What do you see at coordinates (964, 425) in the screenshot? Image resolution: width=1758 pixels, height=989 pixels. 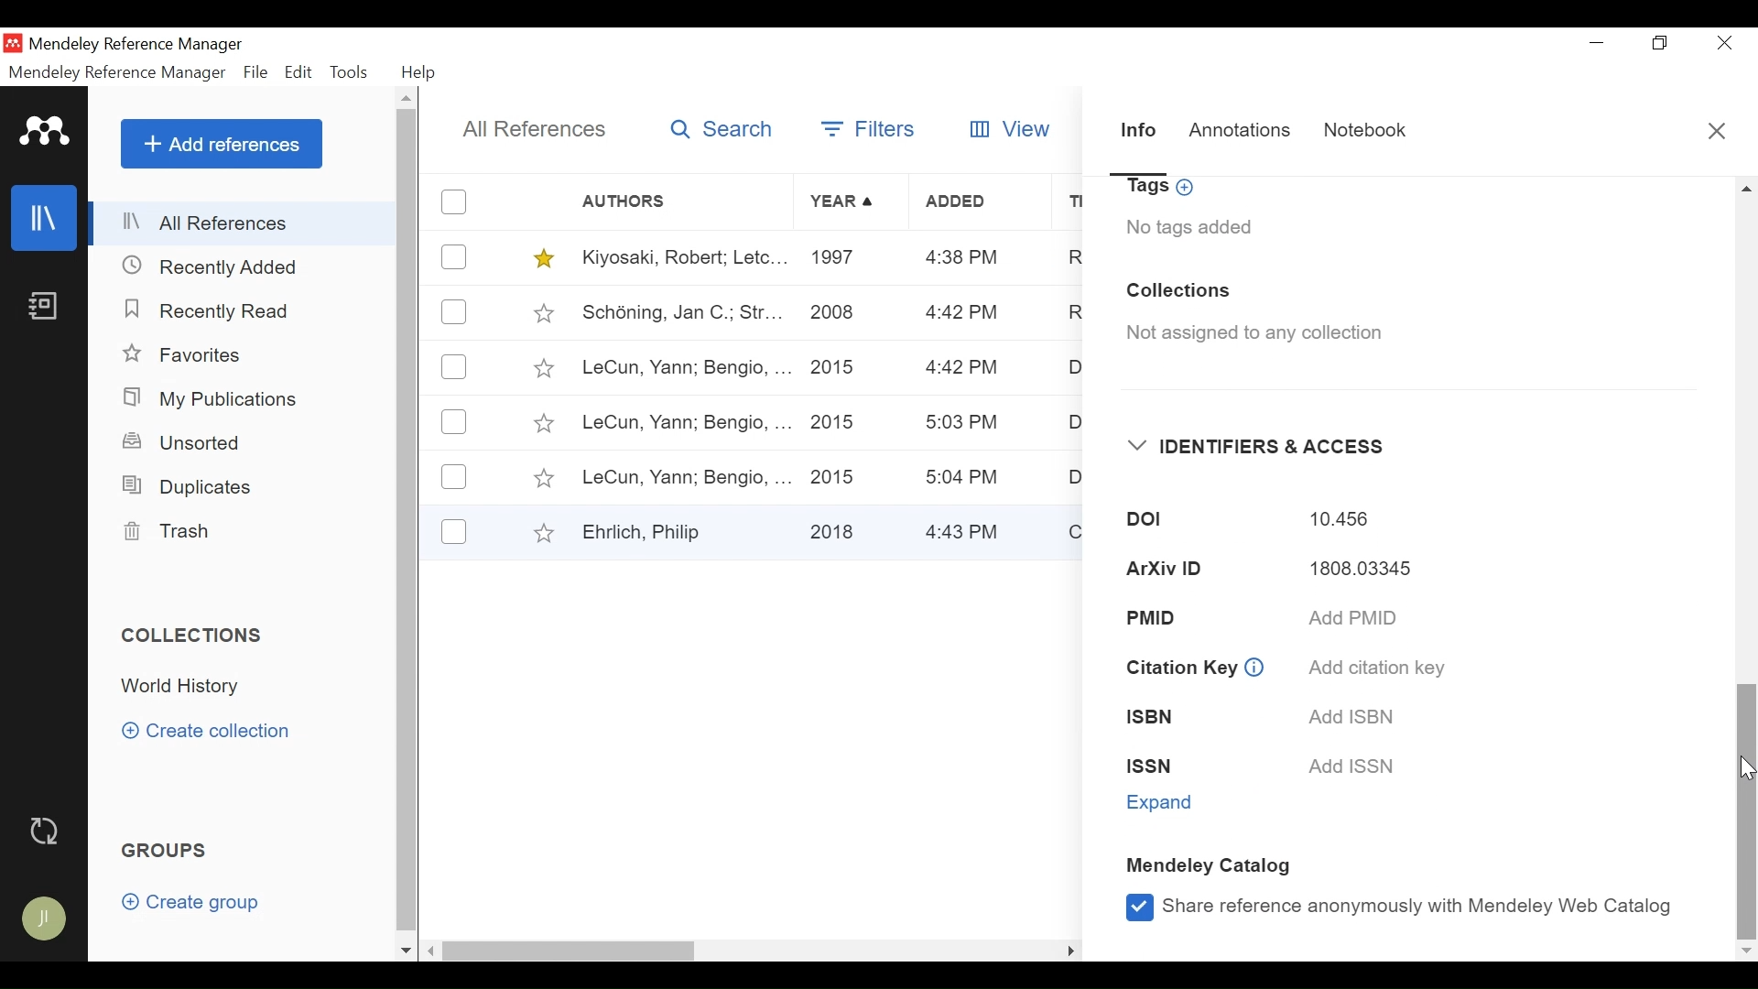 I see `5:03 PM` at bounding box center [964, 425].